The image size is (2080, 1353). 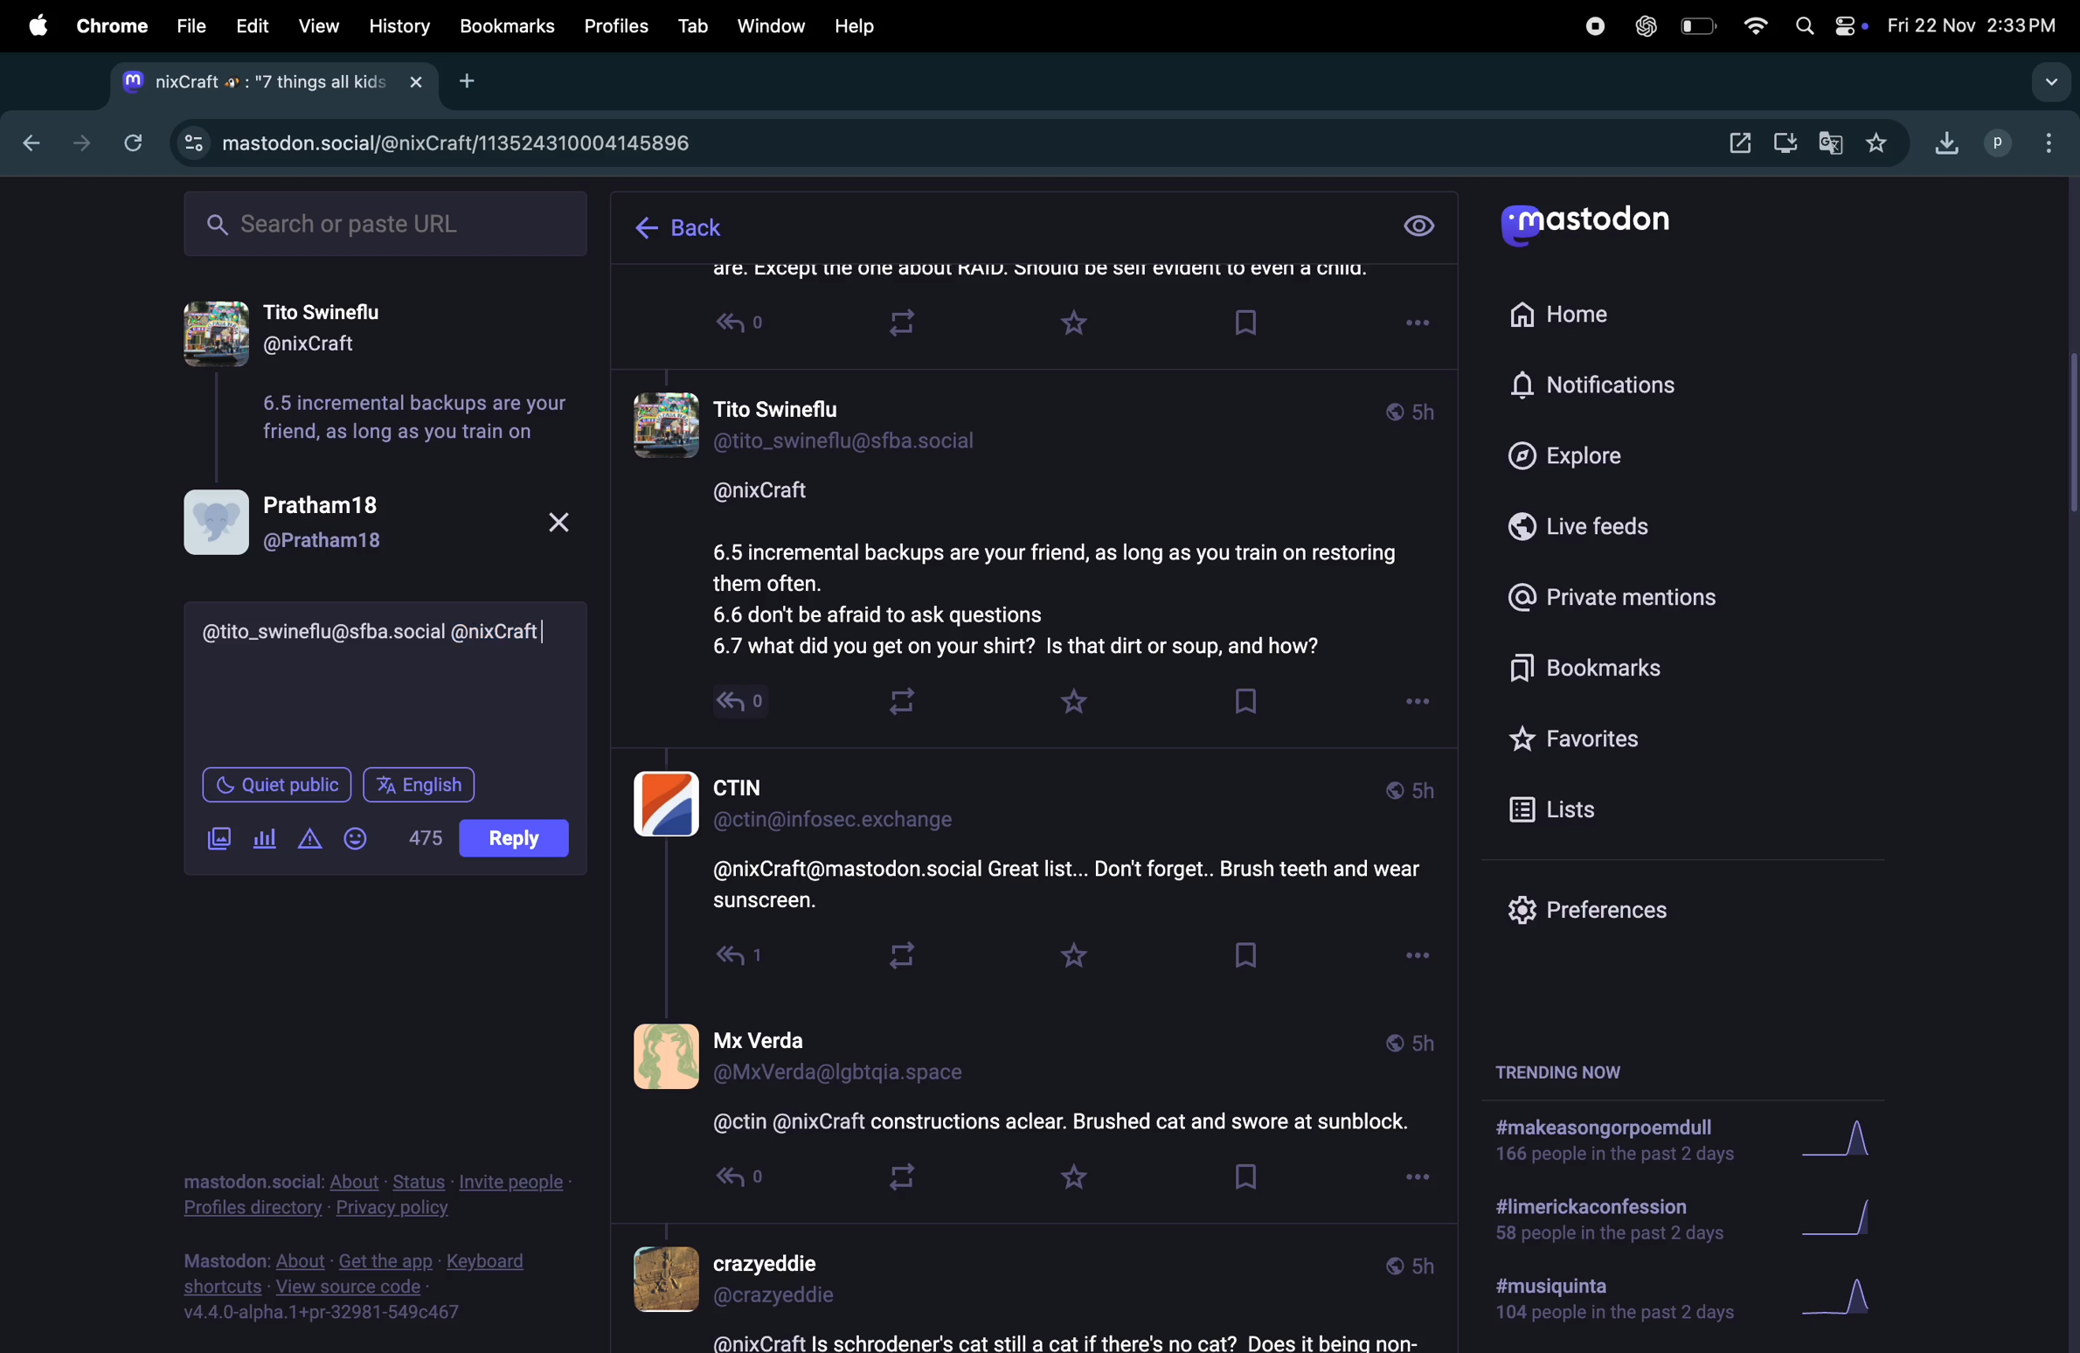 What do you see at coordinates (271, 84) in the screenshot?
I see `tab` at bounding box center [271, 84].